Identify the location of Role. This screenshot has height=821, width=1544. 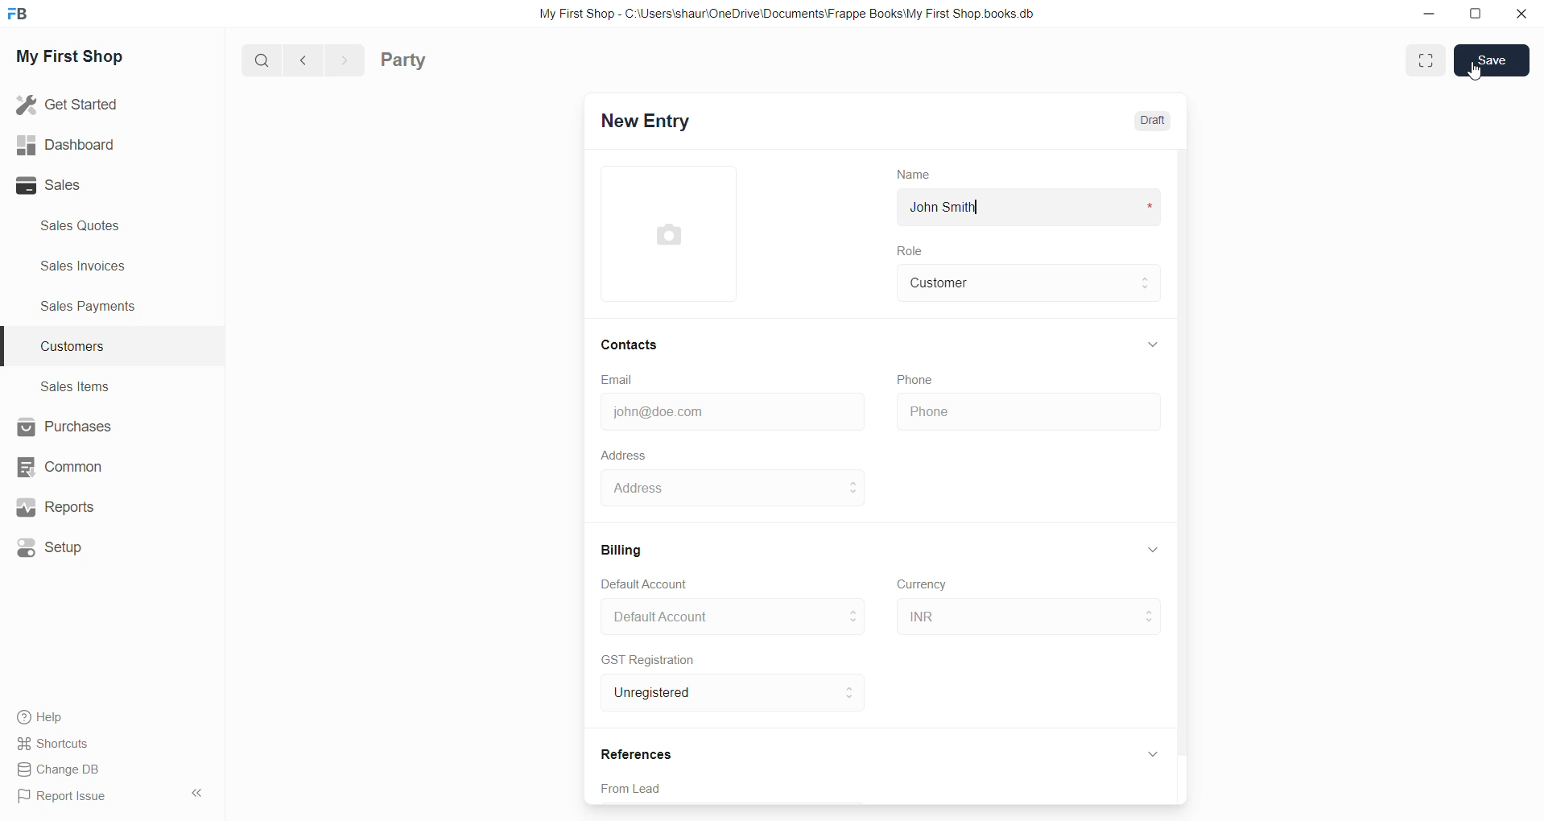
(915, 252).